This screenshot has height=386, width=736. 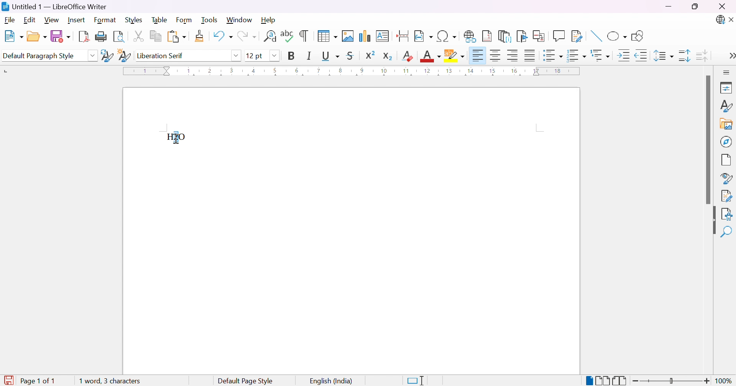 I want to click on Update selected style, so click(x=107, y=56).